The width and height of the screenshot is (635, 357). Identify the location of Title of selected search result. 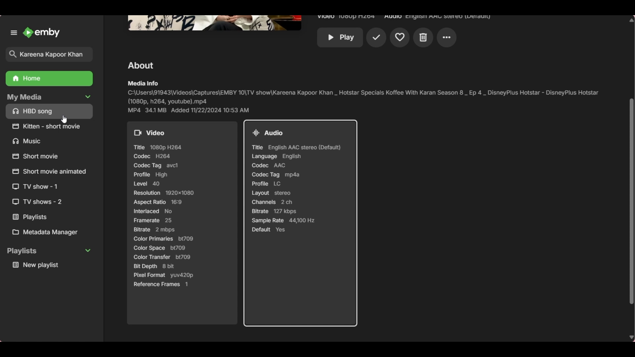
(52, 55).